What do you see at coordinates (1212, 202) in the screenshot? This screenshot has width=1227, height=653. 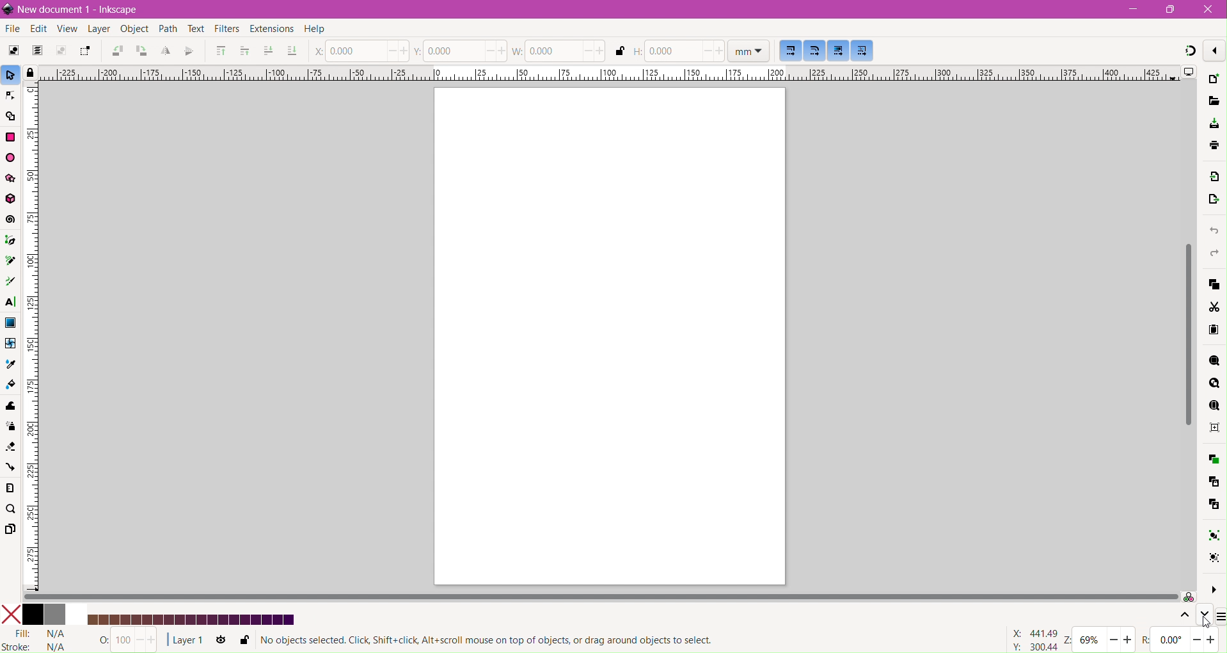 I see `Open Export` at bounding box center [1212, 202].